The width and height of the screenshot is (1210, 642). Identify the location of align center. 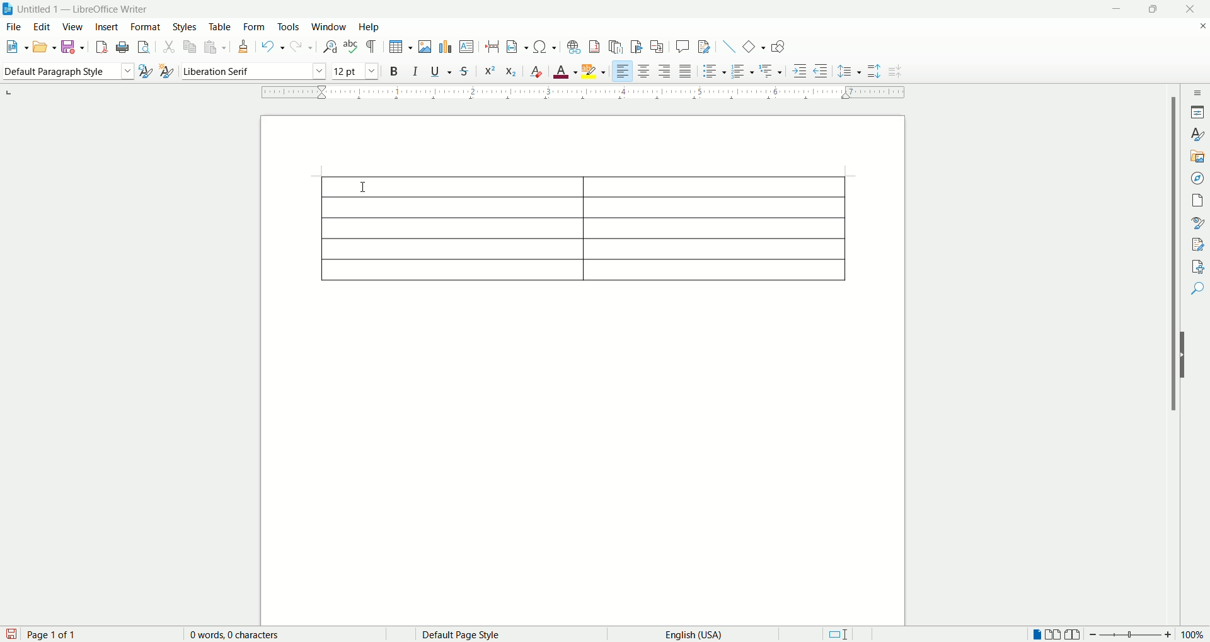
(643, 70).